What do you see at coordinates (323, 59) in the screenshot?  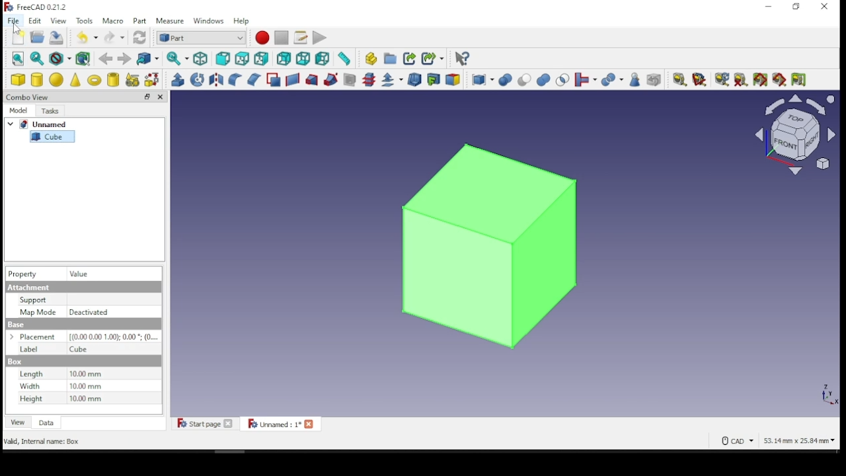 I see `left` at bounding box center [323, 59].